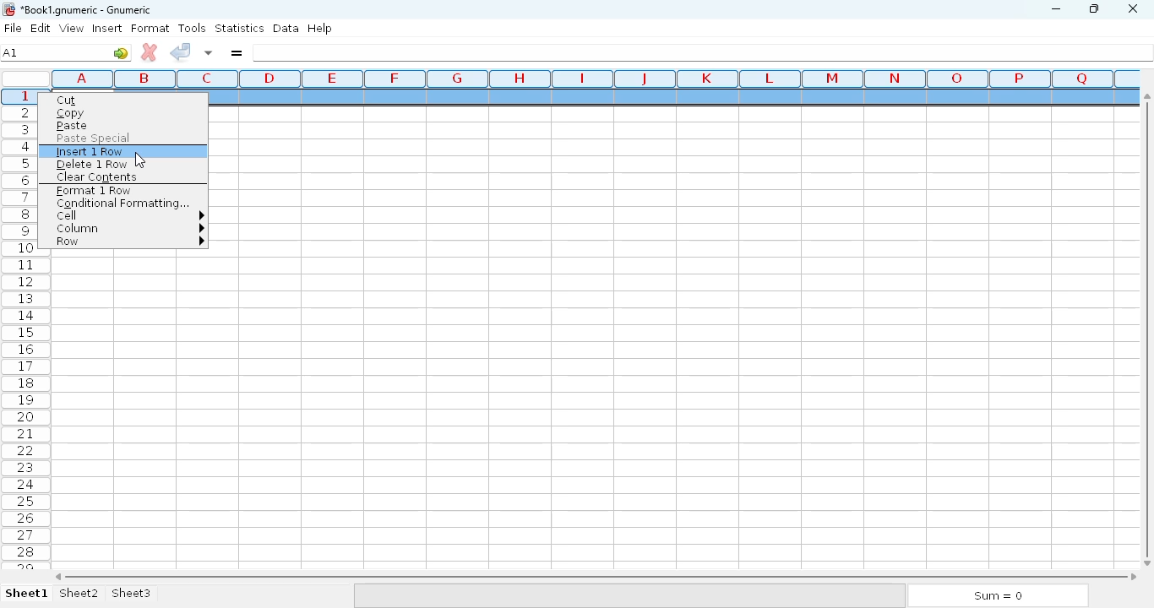  I want to click on vertical scroll bar, so click(1150, 328).